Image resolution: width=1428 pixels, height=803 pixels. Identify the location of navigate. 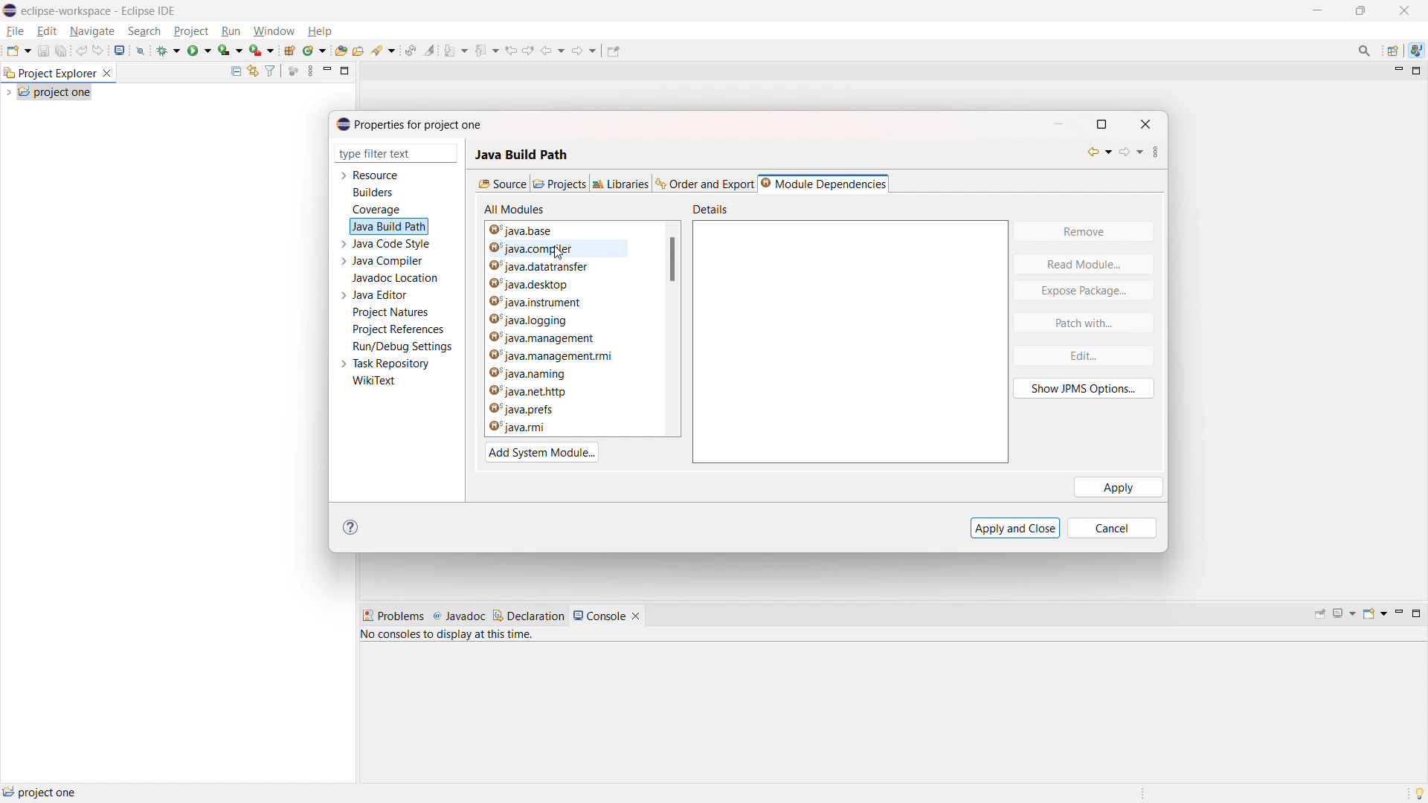
(91, 30).